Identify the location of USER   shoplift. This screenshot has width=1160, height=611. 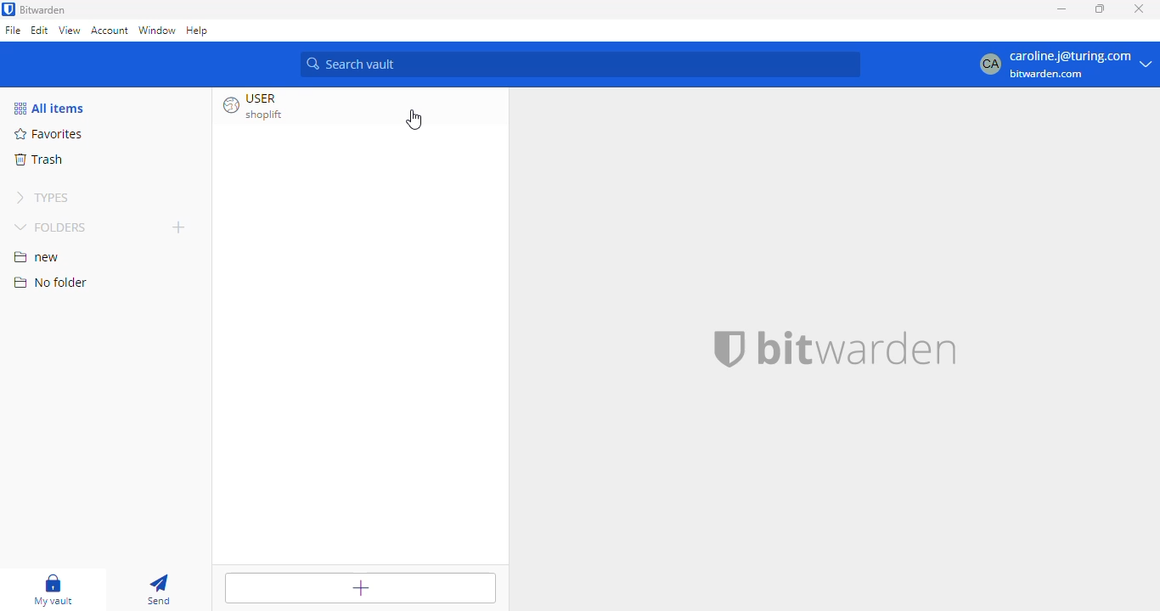
(274, 107).